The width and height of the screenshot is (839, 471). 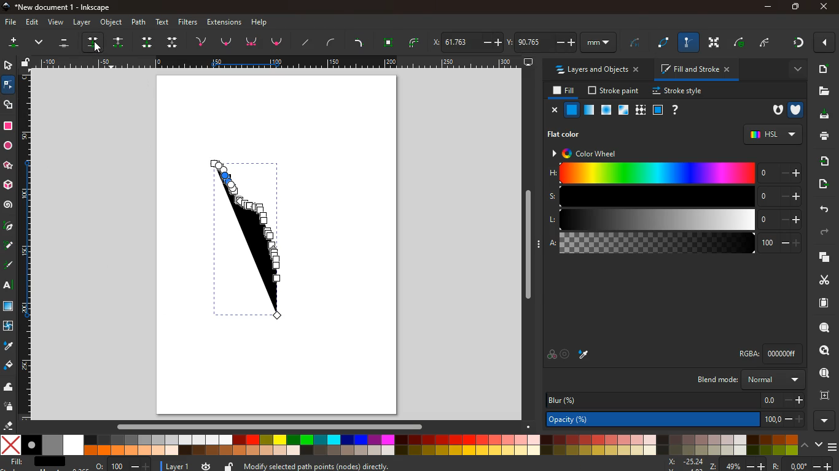 What do you see at coordinates (825, 373) in the screenshot?
I see `use` at bounding box center [825, 373].